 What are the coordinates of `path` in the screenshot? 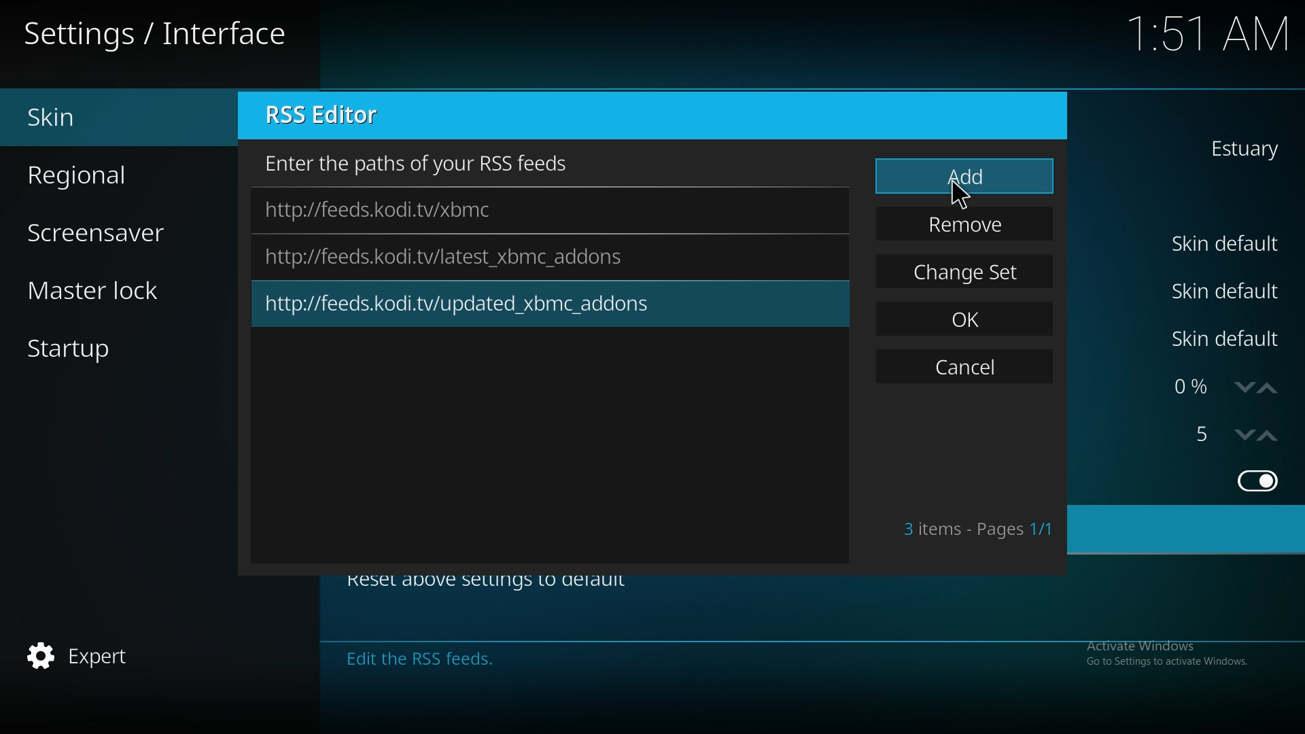 It's located at (451, 256).